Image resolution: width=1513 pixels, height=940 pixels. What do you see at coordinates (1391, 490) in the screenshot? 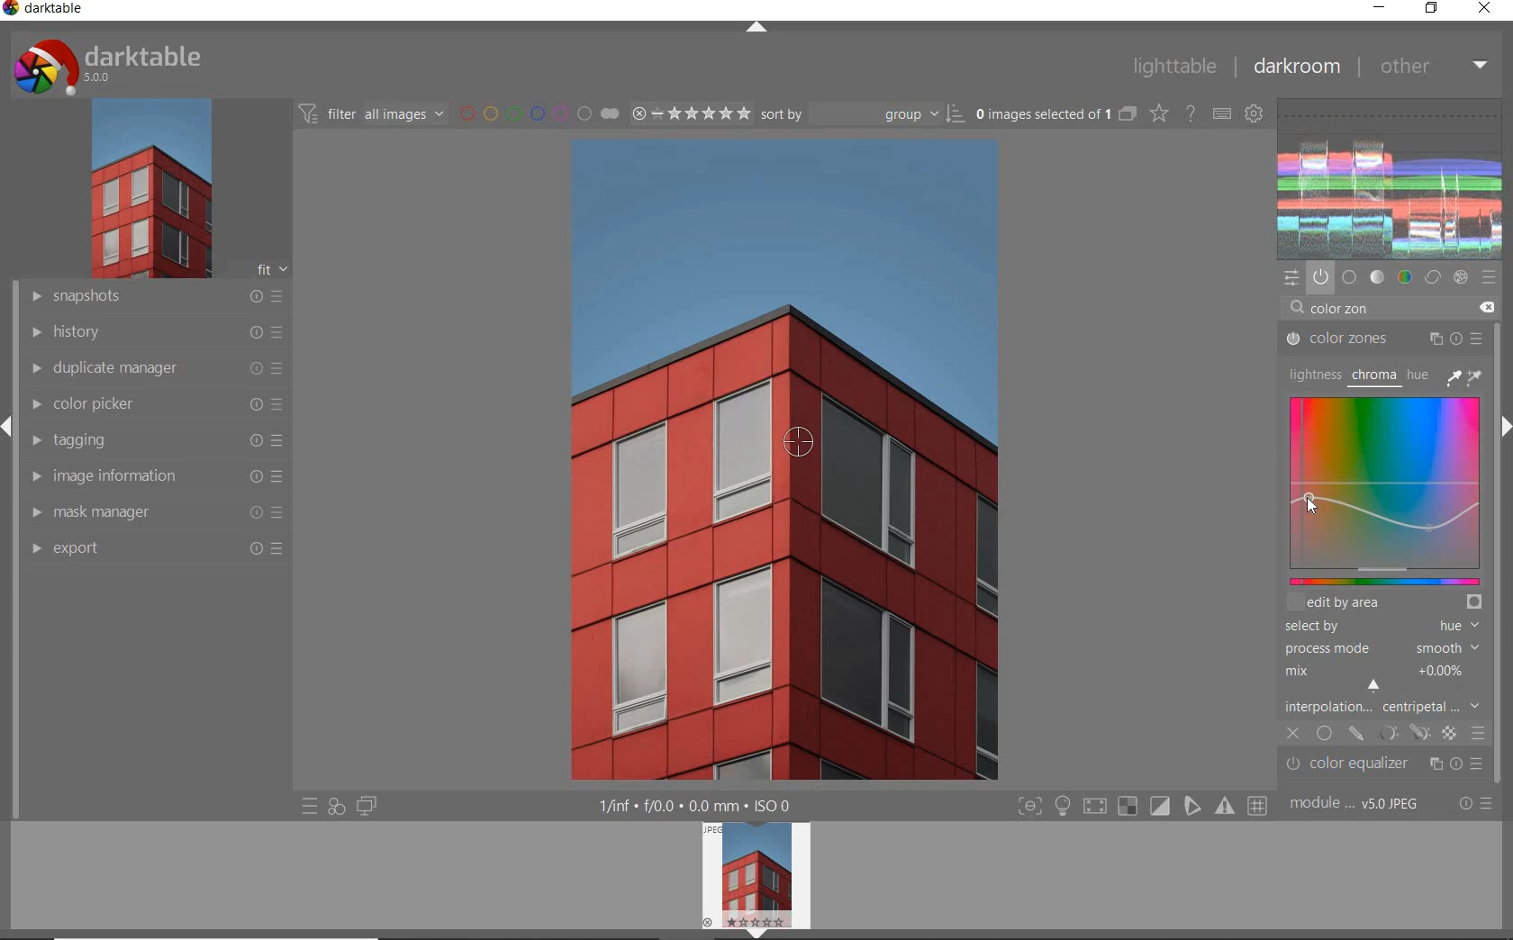
I see `MAP` at bounding box center [1391, 490].